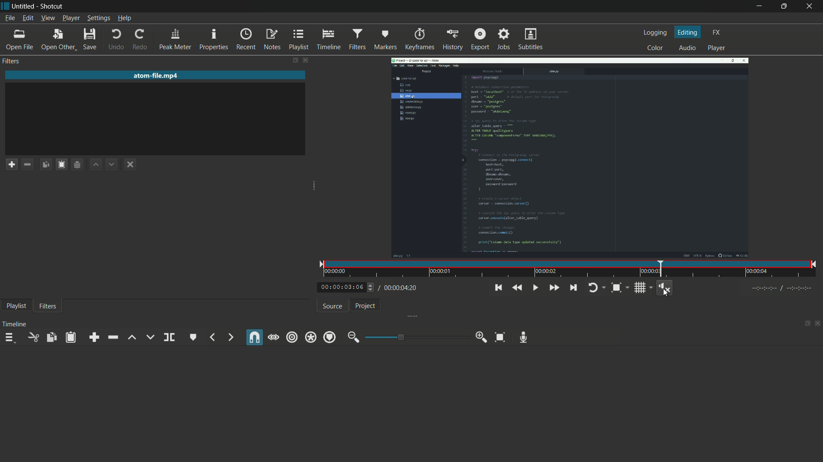  I want to click on zoom in, so click(481, 337).